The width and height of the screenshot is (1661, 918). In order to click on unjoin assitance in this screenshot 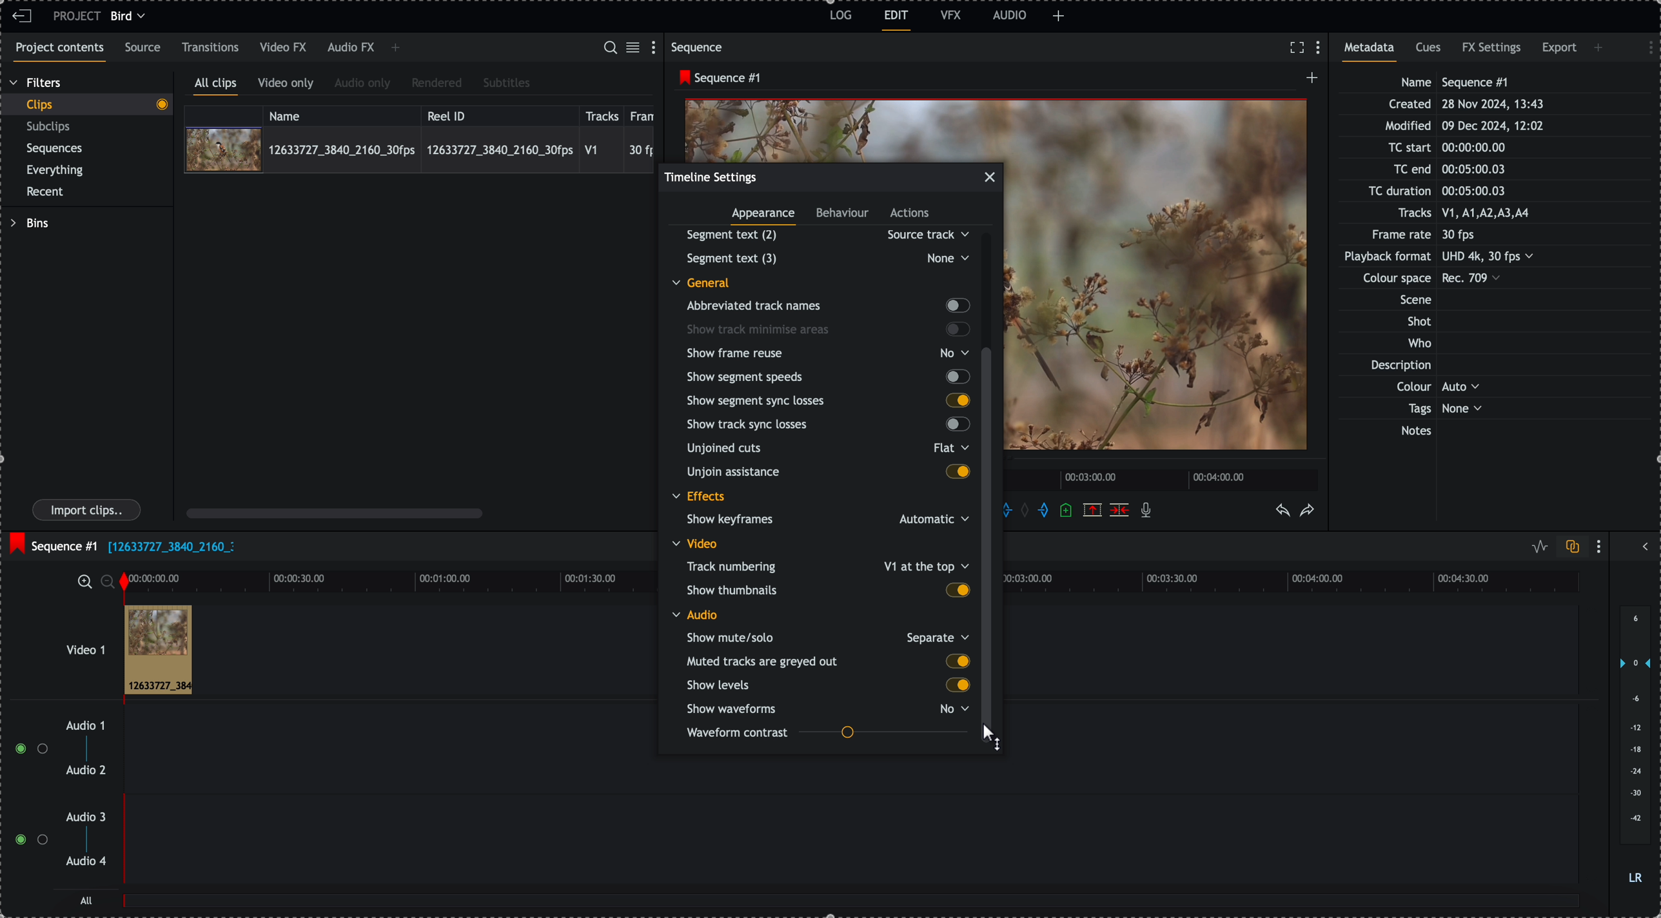, I will do `click(829, 473)`.